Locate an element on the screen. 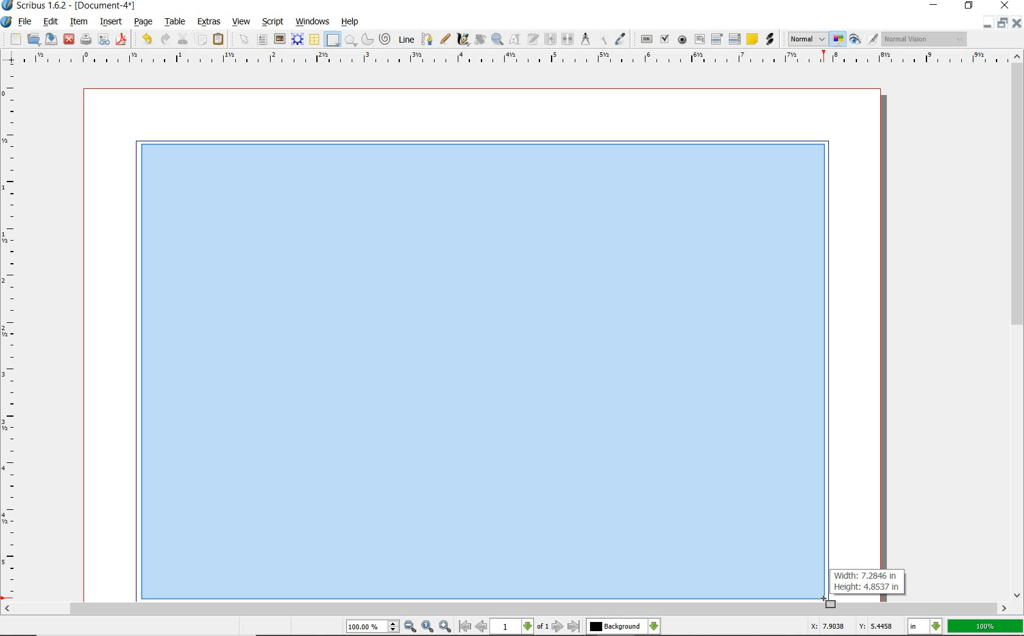 The image size is (1024, 636). select is located at coordinates (243, 38).